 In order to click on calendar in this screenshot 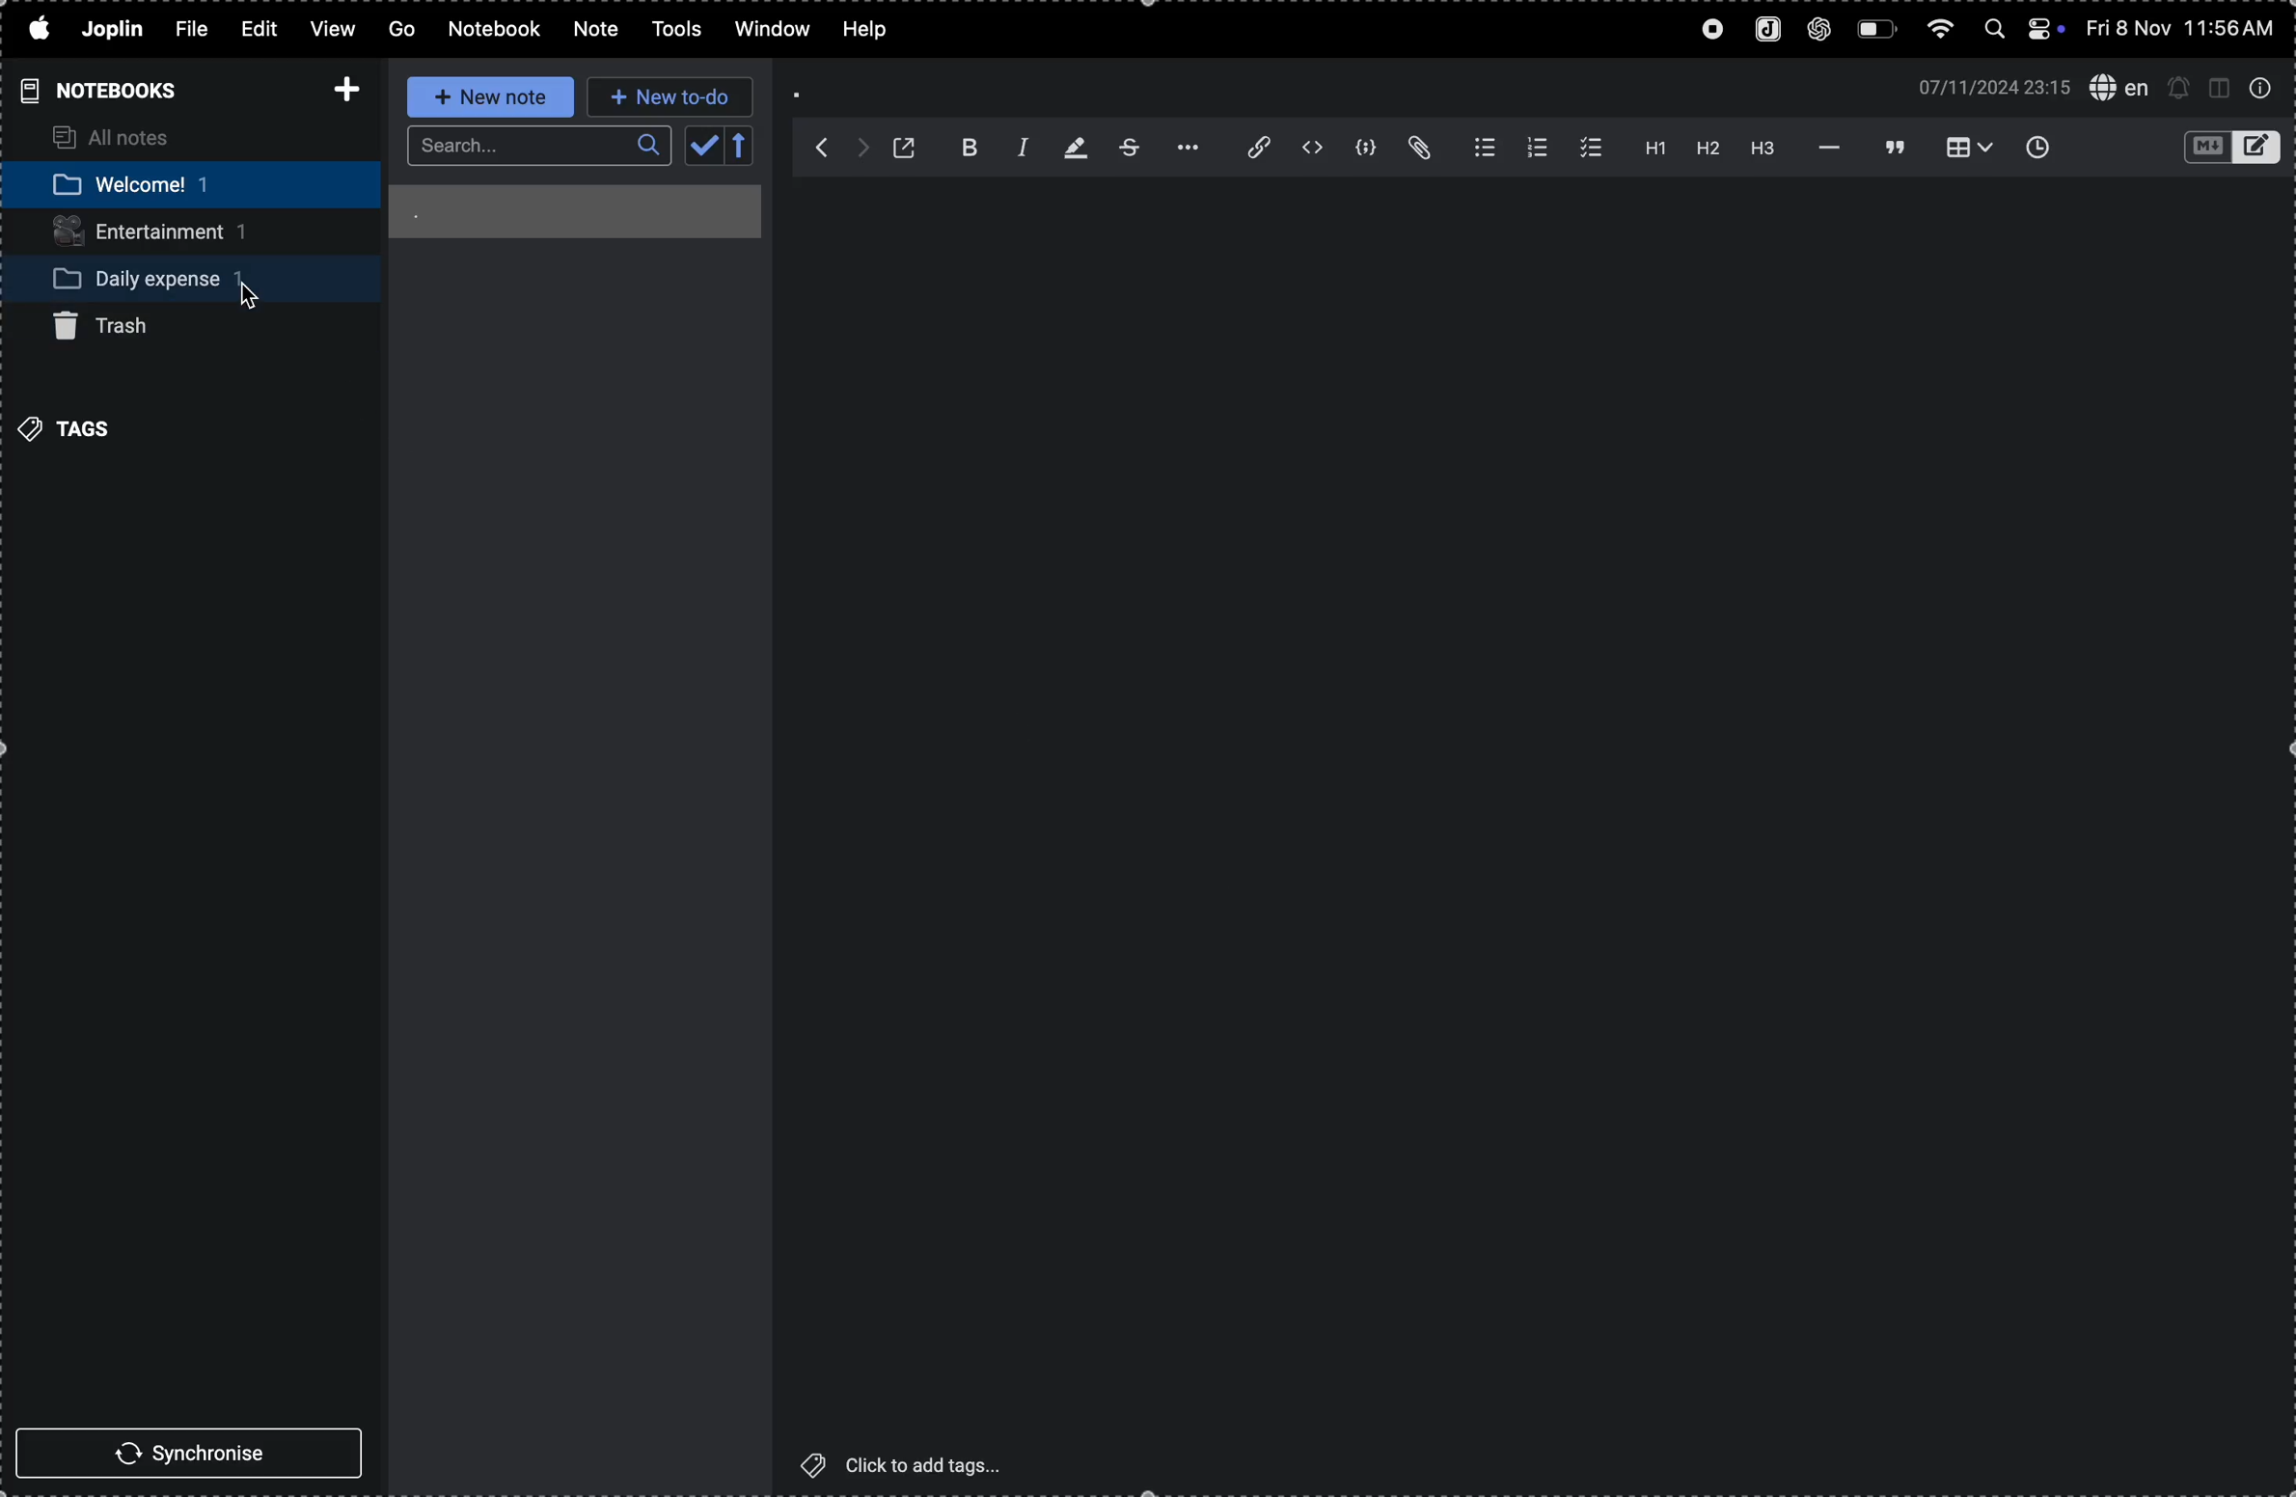, I will do `click(721, 148)`.